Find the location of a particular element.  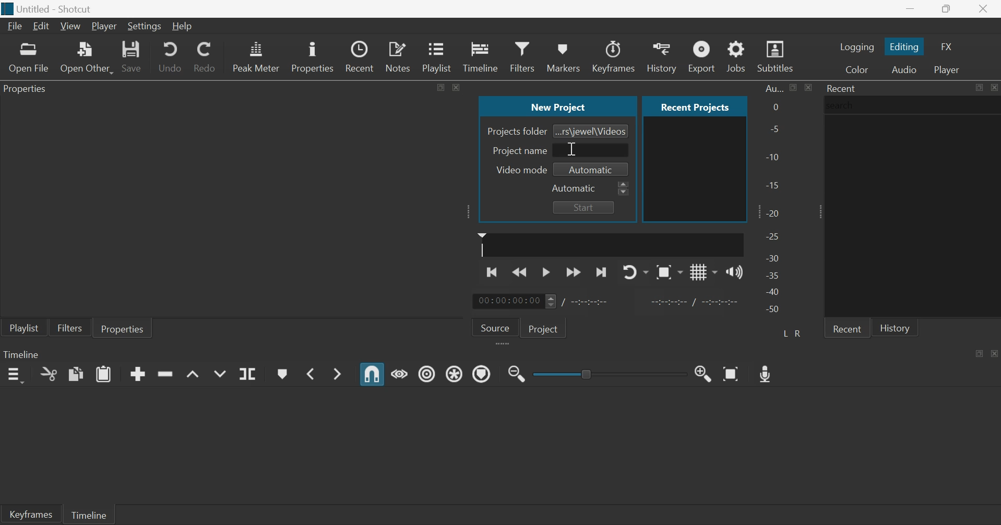

Keyframes is located at coordinates (614, 56).